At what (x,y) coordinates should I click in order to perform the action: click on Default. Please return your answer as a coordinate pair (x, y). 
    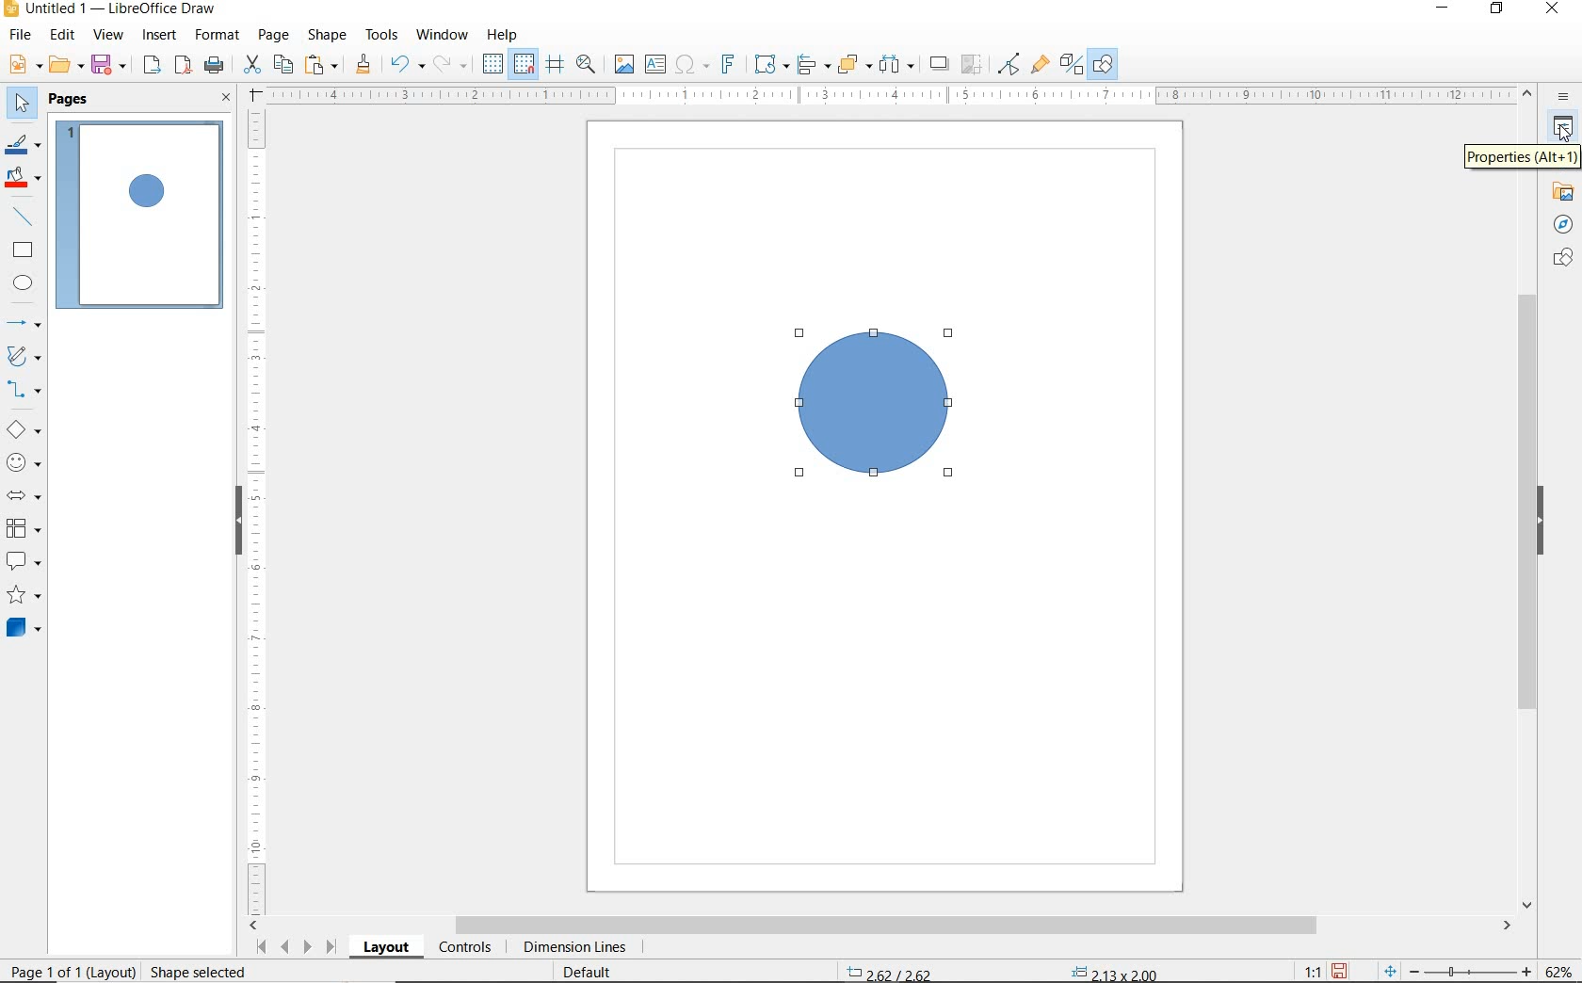
    Looking at the image, I should click on (600, 973).